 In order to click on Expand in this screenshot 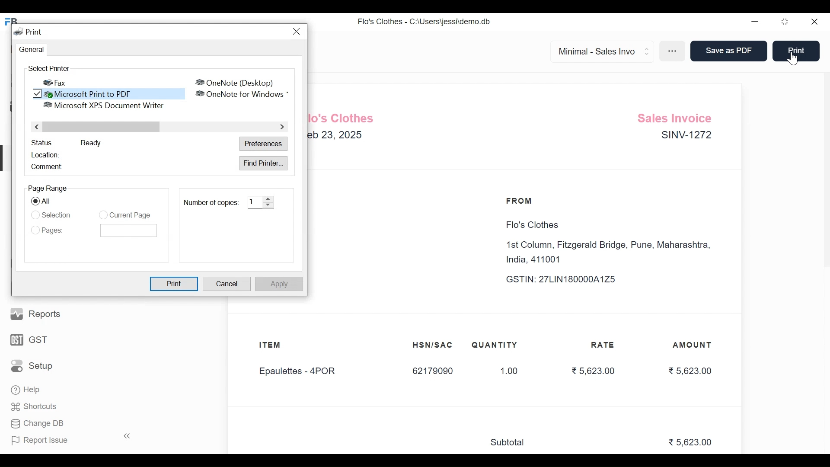, I will do `click(268, 202)`.